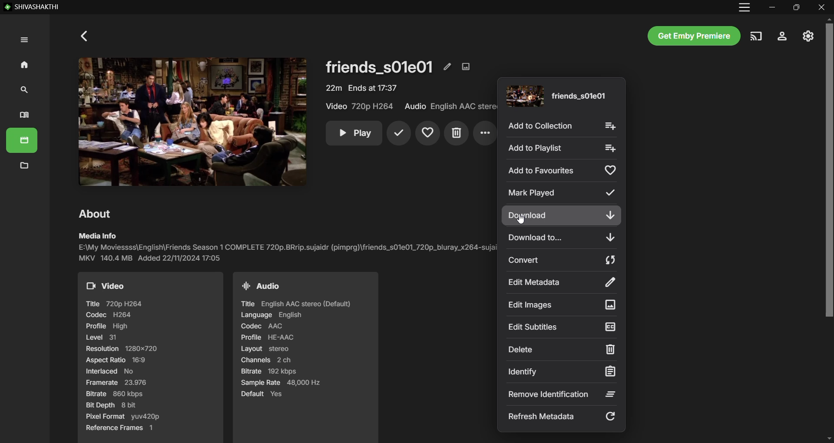 The image size is (834, 443). What do you see at coordinates (756, 36) in the screenshot?
I see `Play on another deivce` at bounding box center [756, 36].